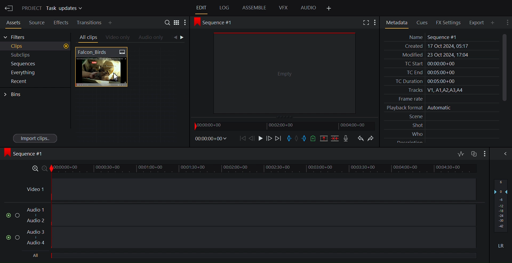 This screenshot has width=512, height=263. I want to click on TC End, so click(441, 72).